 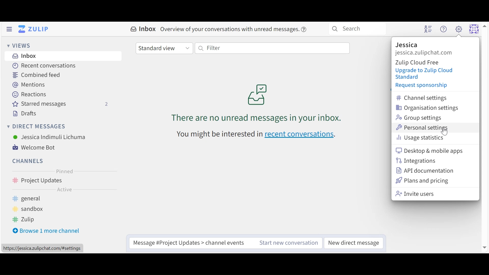 I want to click on Organization url, so click(x=424, y=54).